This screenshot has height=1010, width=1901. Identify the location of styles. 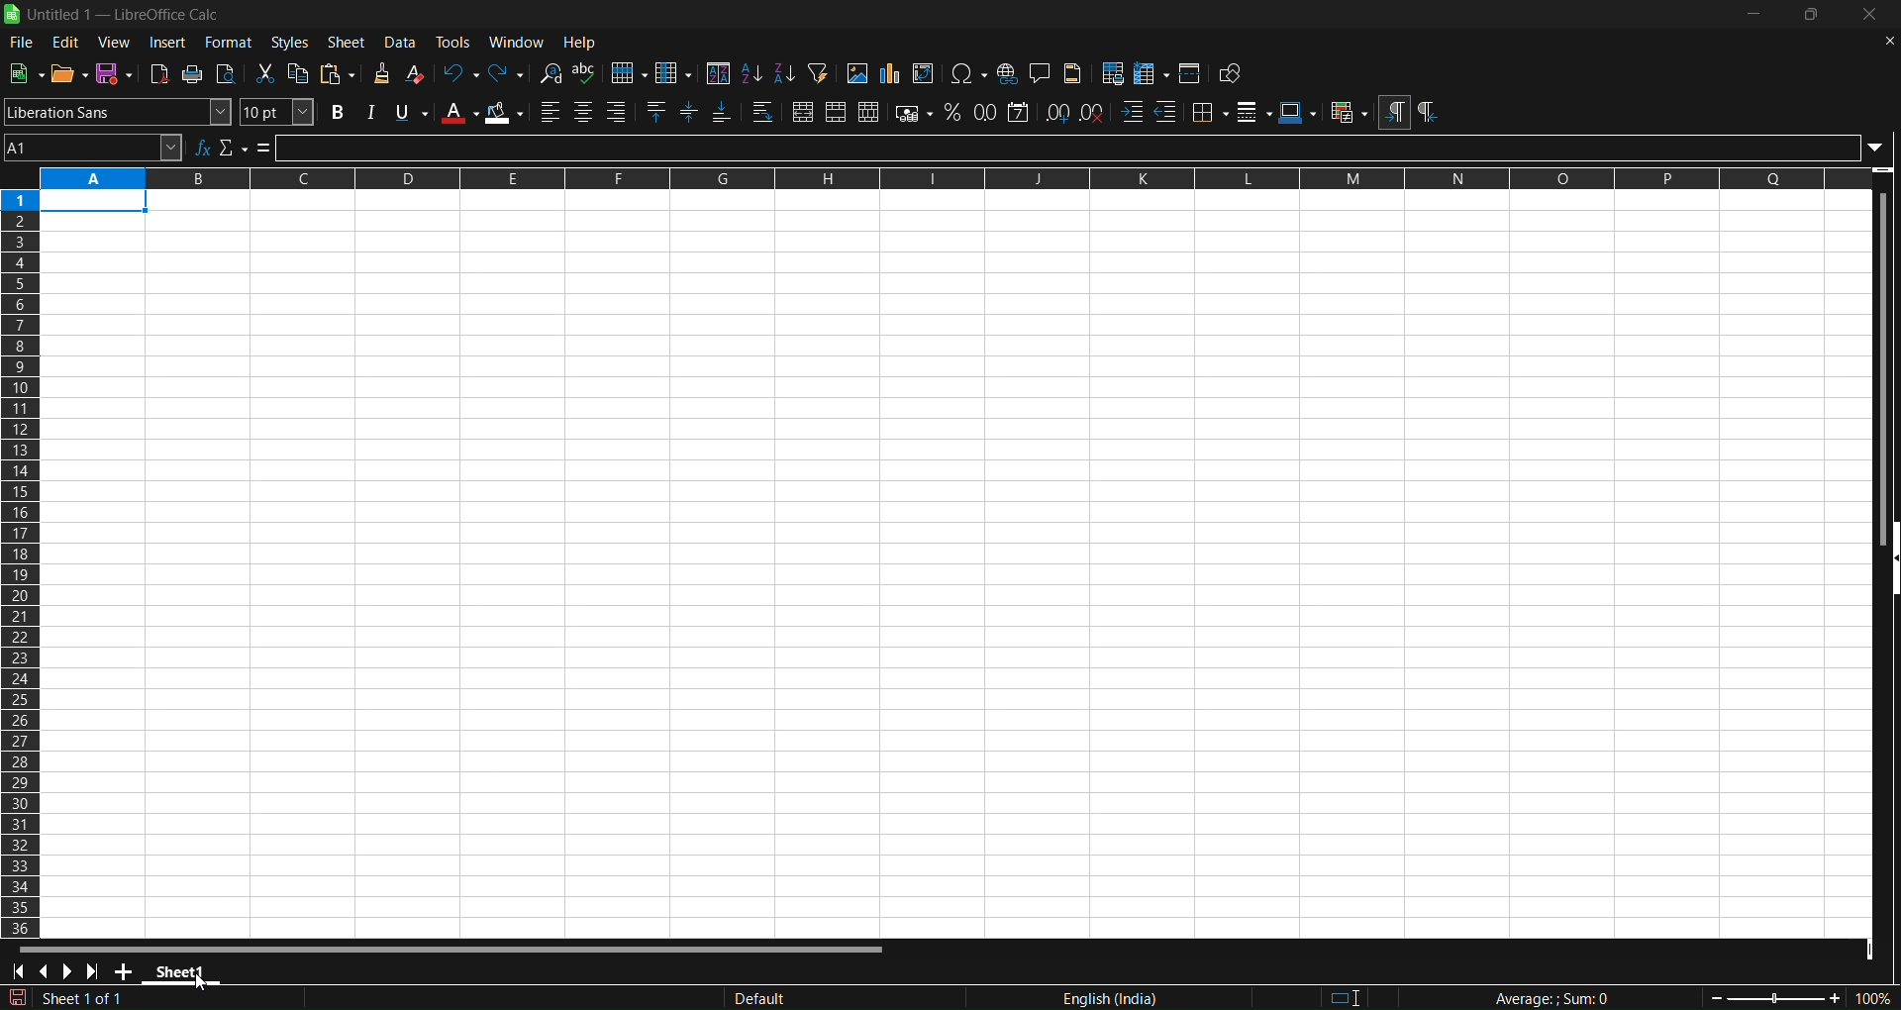
(290, 42).